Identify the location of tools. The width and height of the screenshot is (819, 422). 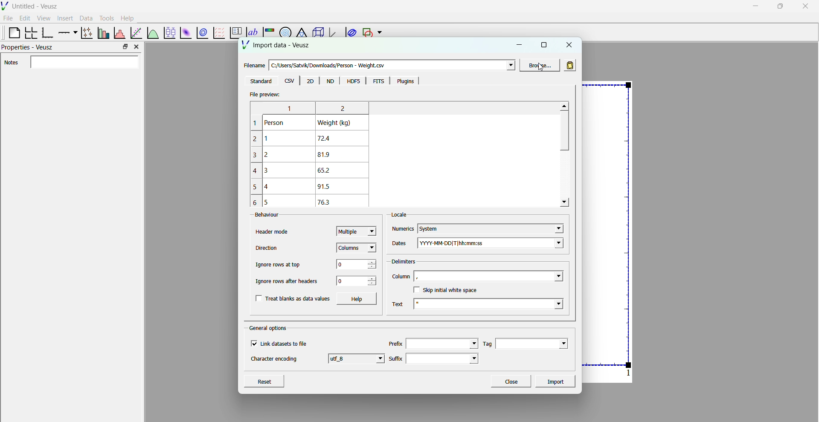
(105, 18).